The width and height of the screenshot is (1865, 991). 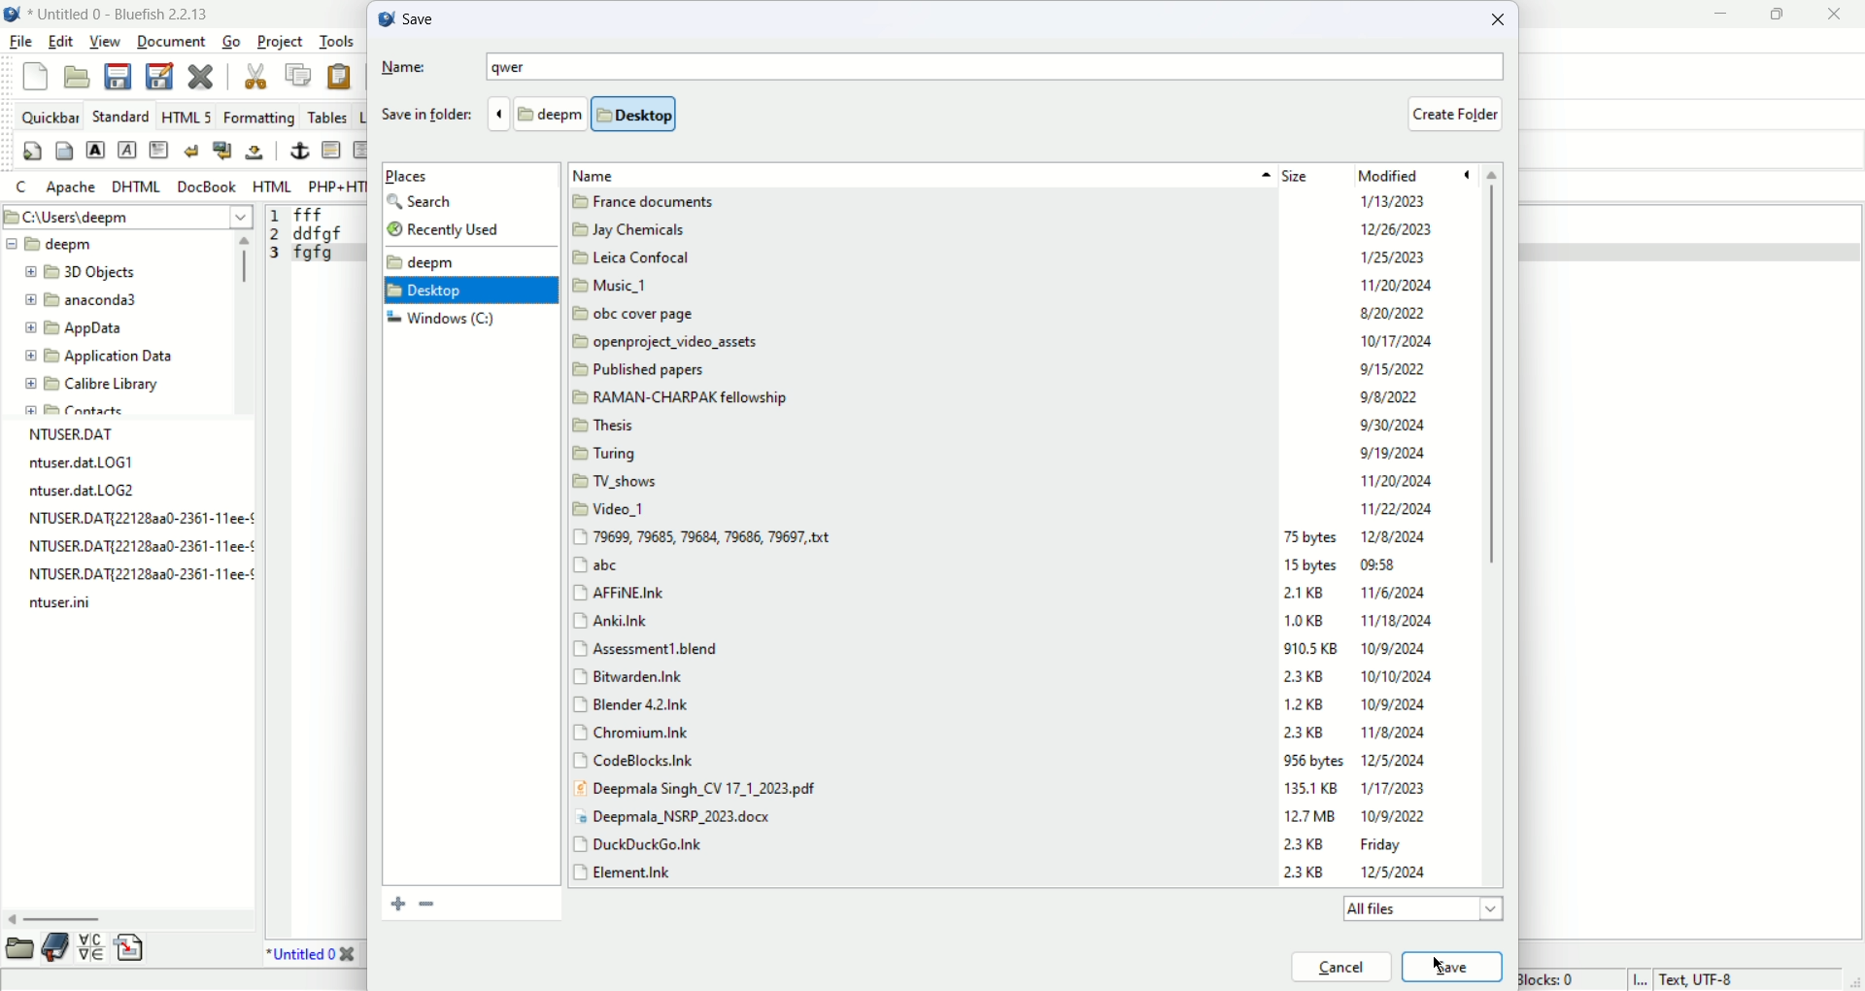 What do you see at coordinates (118, 76) in the screenshot?
I see `save current file` at bounding box center [118, 76].